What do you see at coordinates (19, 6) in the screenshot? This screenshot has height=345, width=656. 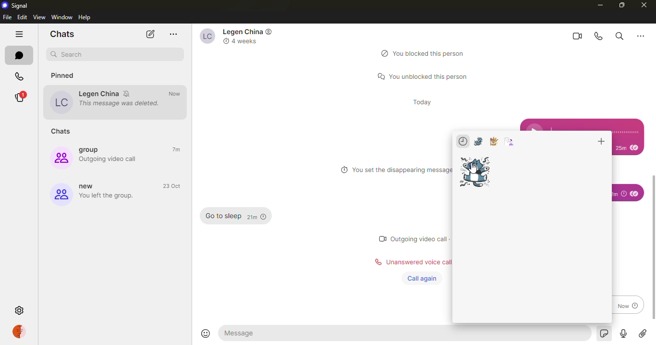 I see `signal` at bounding box center [19, 6].